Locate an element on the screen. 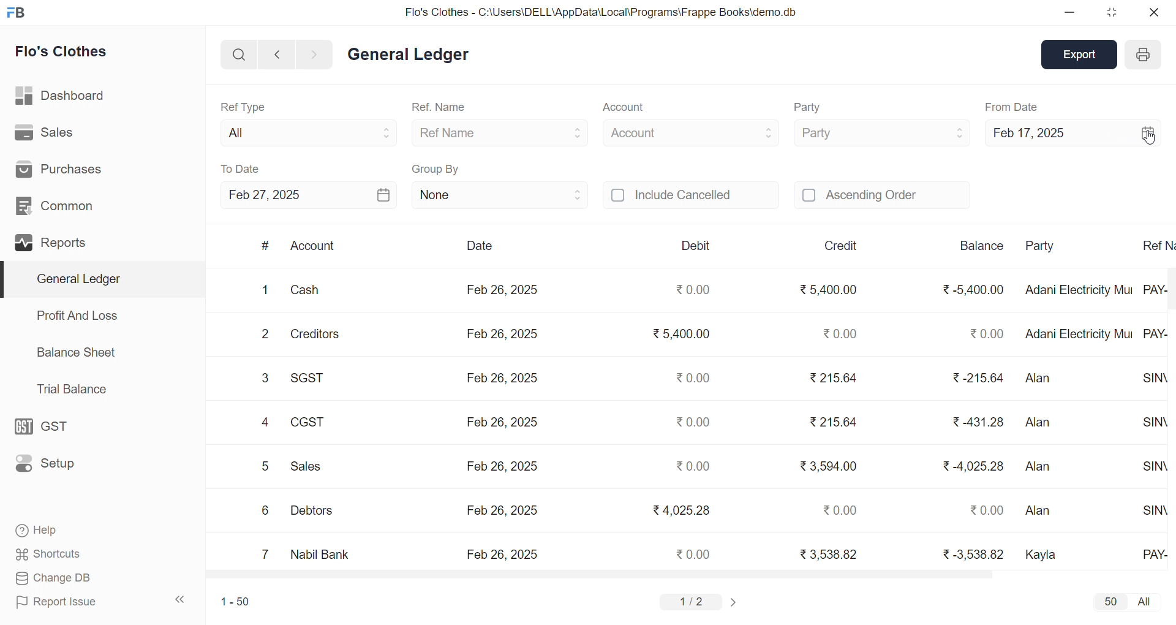 The width and height of the screenshot is (1176, 625). ALL is located at coordinates (1146, 602).